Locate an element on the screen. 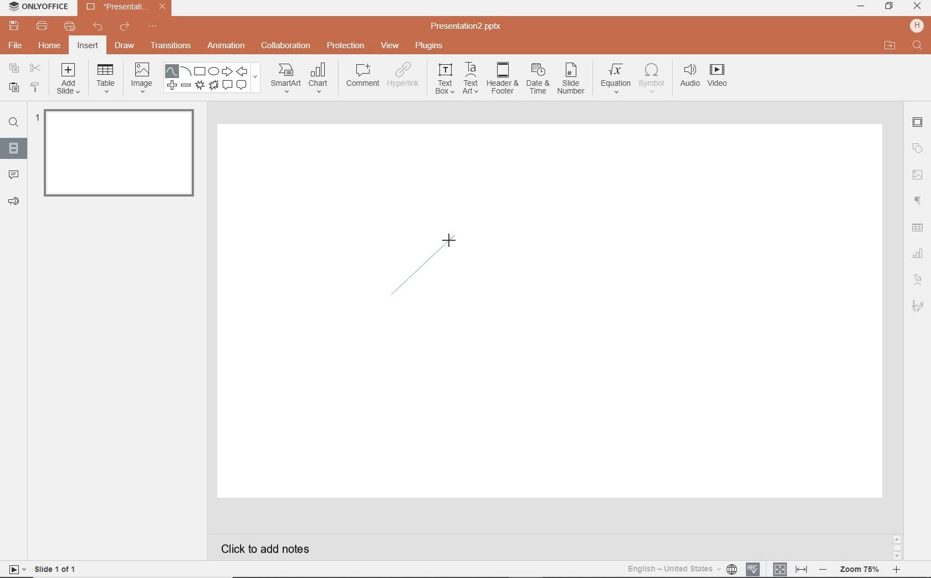 Image resolution: width=931 pixels, height=578 pixels. SLIDE SETTINGS is located at coordinates (918, 123).